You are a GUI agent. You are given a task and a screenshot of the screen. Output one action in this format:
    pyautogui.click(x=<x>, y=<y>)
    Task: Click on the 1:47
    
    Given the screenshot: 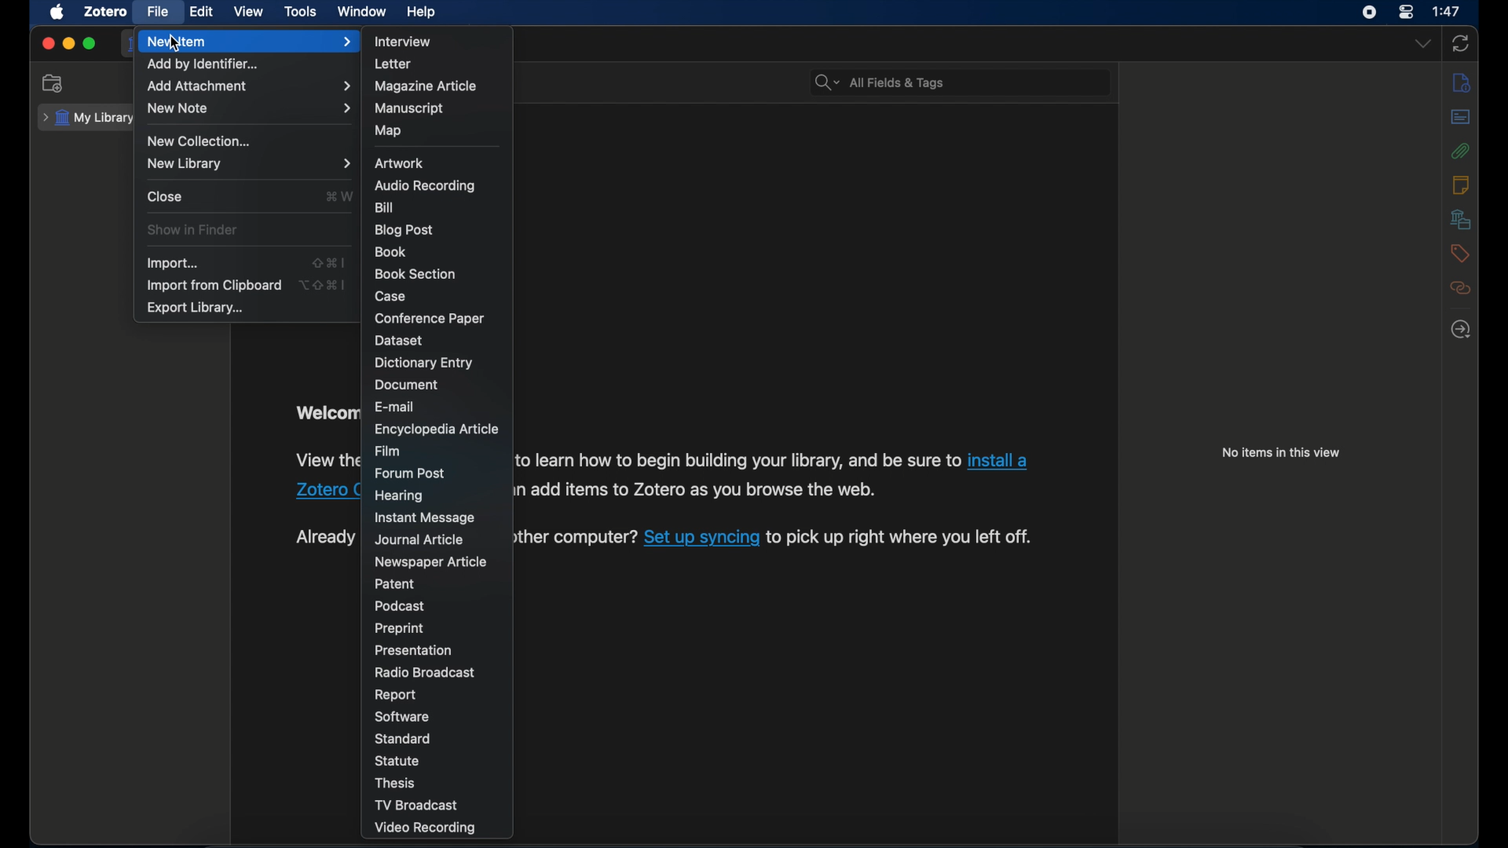 What is the action you would take?
    pyautogui.click(x=1448, y=10)
    